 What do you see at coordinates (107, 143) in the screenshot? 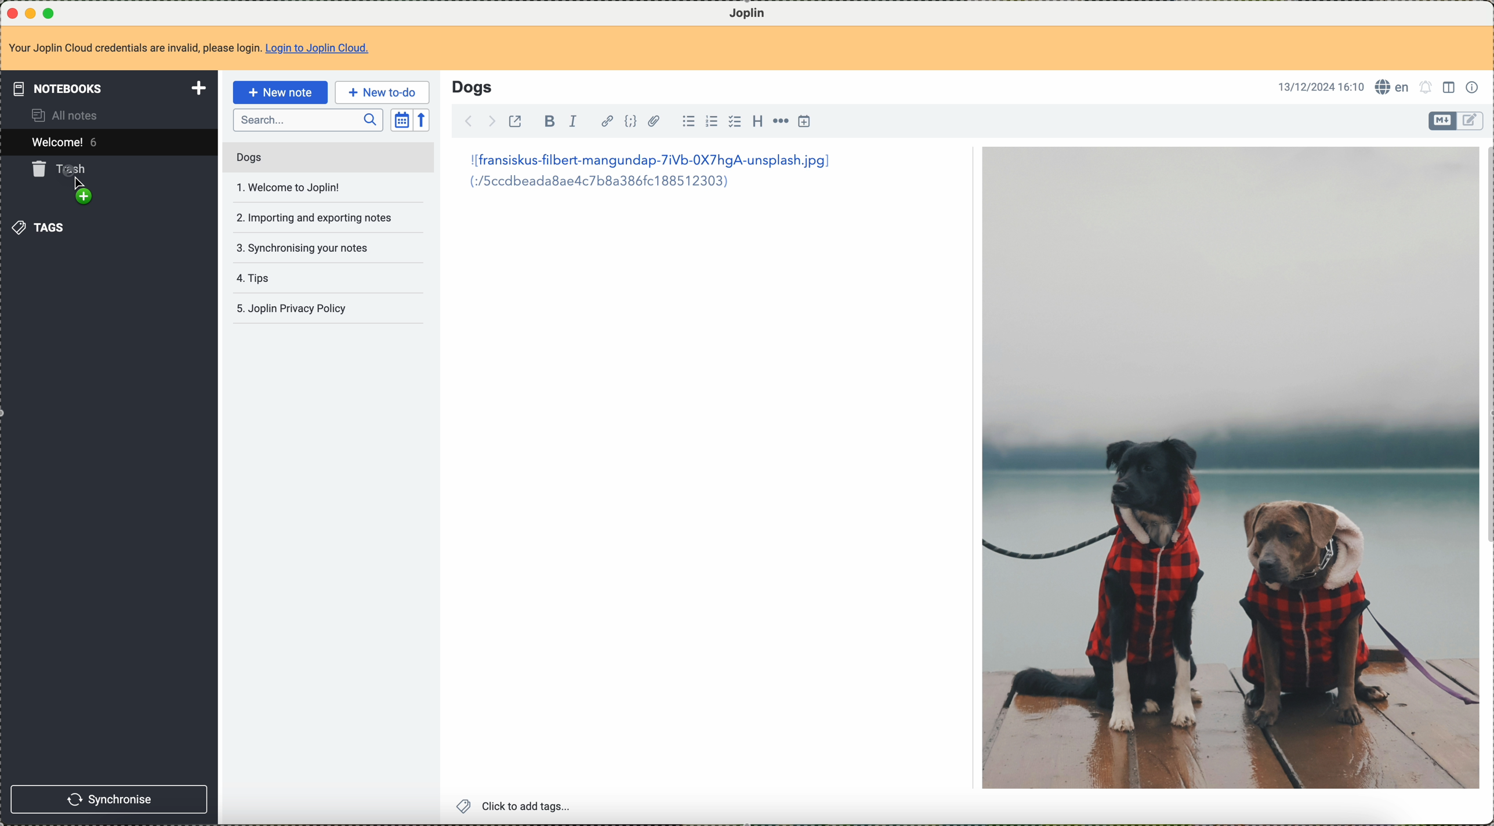
I see `welcome` at bounding box center [107, 143].